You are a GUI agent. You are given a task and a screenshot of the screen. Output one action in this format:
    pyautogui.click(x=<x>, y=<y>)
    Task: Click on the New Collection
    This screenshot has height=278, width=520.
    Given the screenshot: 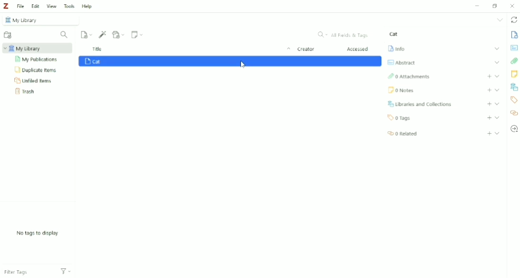 What is the action you would take?
    pyautogui.click(x=8, y=36)
    